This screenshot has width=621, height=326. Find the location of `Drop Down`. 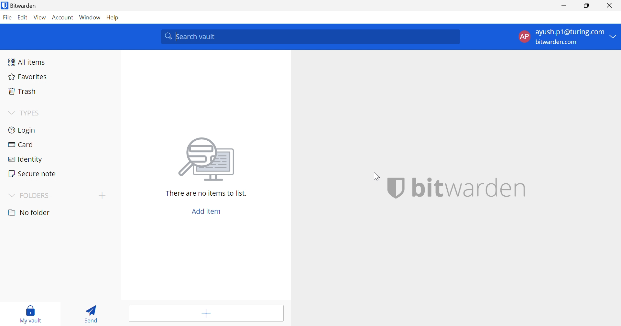

Drop Down is located at coordinates (11, 196).